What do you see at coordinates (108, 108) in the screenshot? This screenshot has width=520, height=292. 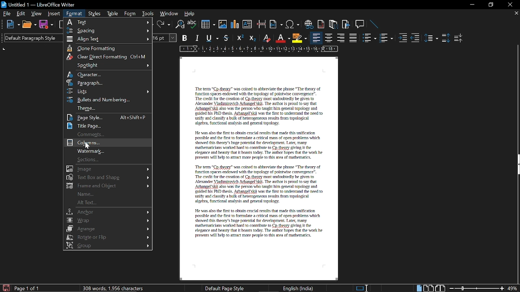 I see `Theme` at bounding box center [108, 108].